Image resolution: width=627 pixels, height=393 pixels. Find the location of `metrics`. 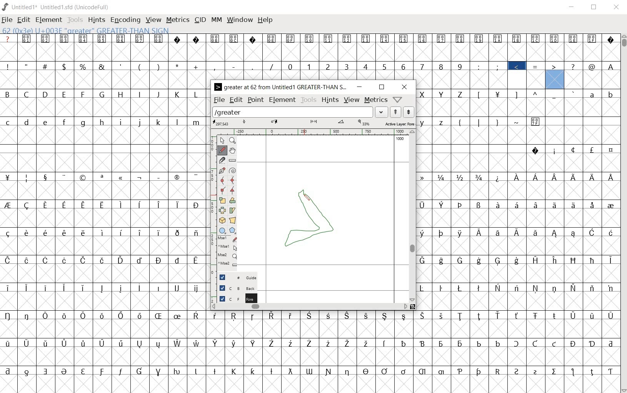

metrics is located at coordinates (376, 100).